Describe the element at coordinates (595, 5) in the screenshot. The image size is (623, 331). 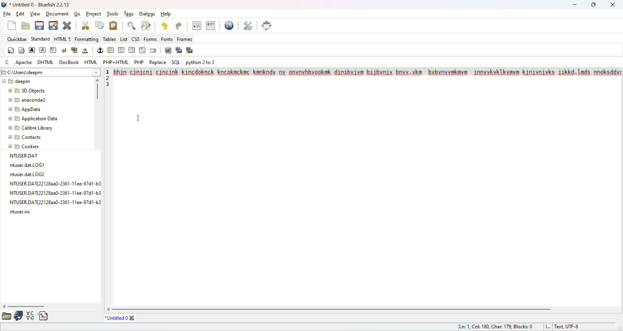
I see `maximize` at that location.